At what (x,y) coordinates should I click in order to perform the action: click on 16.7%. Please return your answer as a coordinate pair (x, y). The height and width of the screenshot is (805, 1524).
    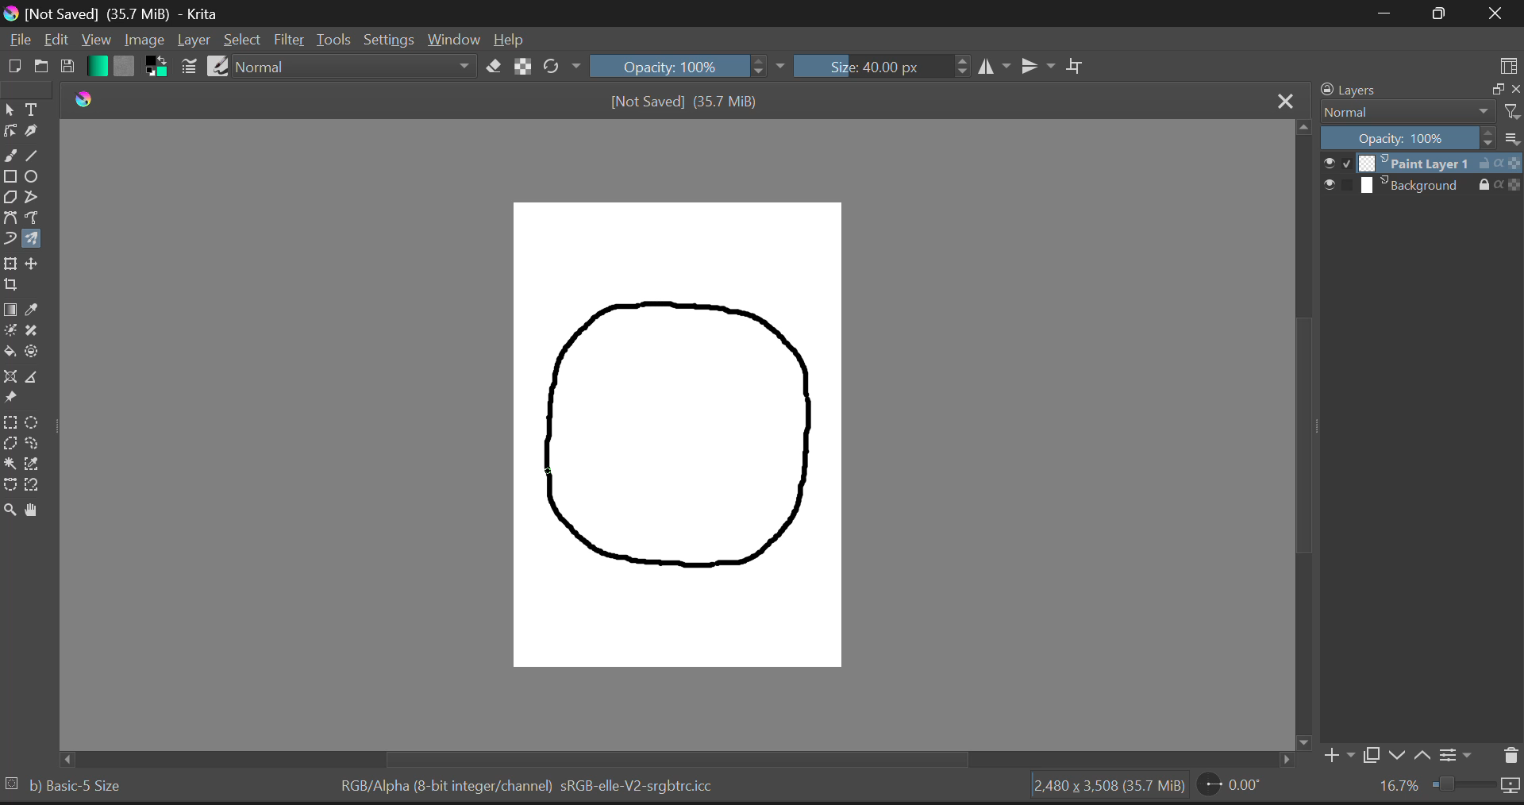
    Looking at the image, I should click on (1443, 789).